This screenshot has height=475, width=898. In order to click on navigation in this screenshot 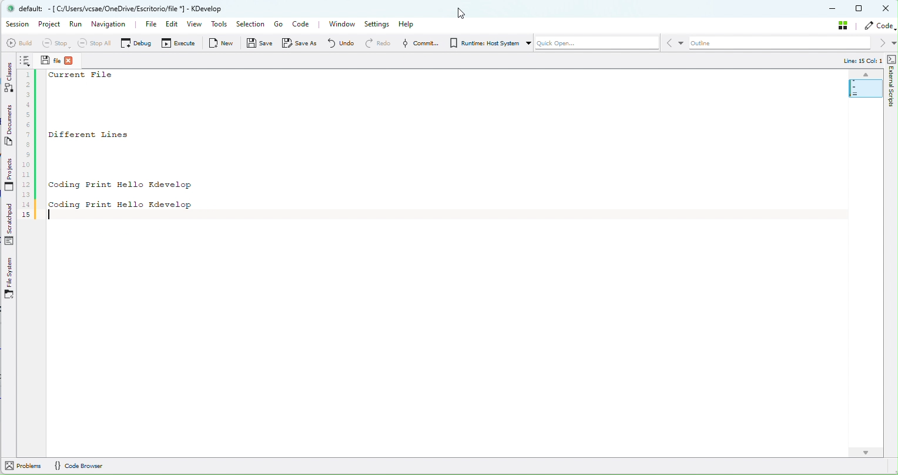, I will do `click(110, 24)`.